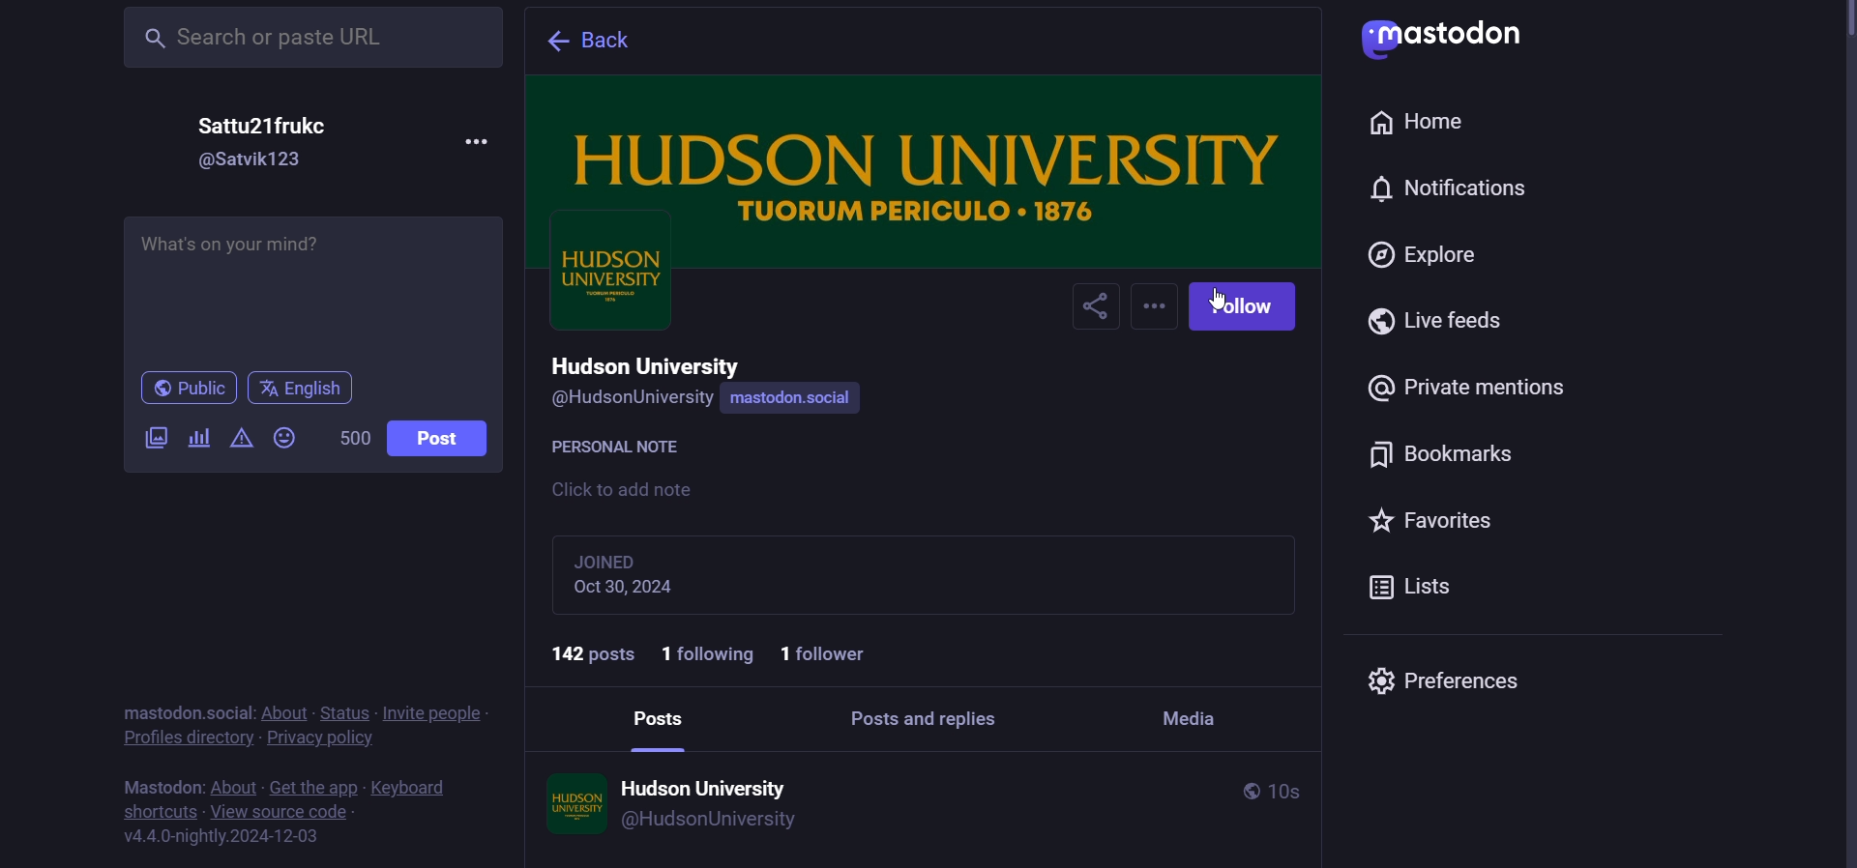 The width and height of the screenshot is (1857, 868). What do you see at coordinates (1426, 258) in the screenshot?
I see `explore` at bounding box center [1426, 258].